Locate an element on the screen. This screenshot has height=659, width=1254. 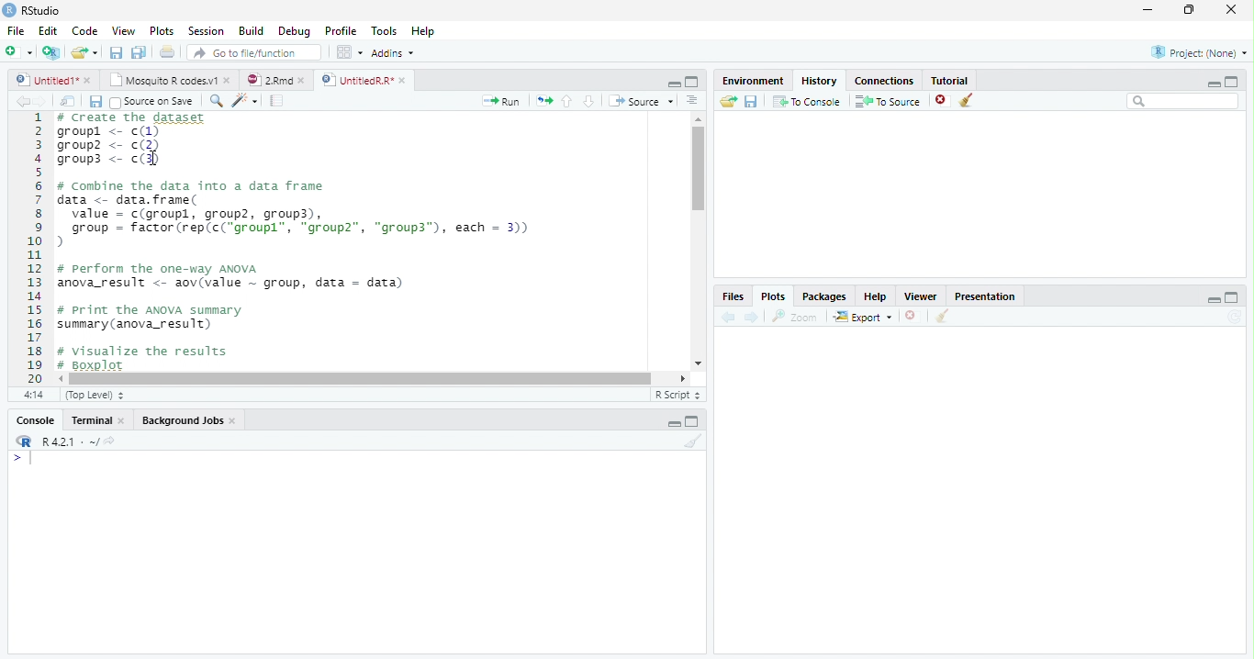
Rstudio is located at coordinates (30, 8).